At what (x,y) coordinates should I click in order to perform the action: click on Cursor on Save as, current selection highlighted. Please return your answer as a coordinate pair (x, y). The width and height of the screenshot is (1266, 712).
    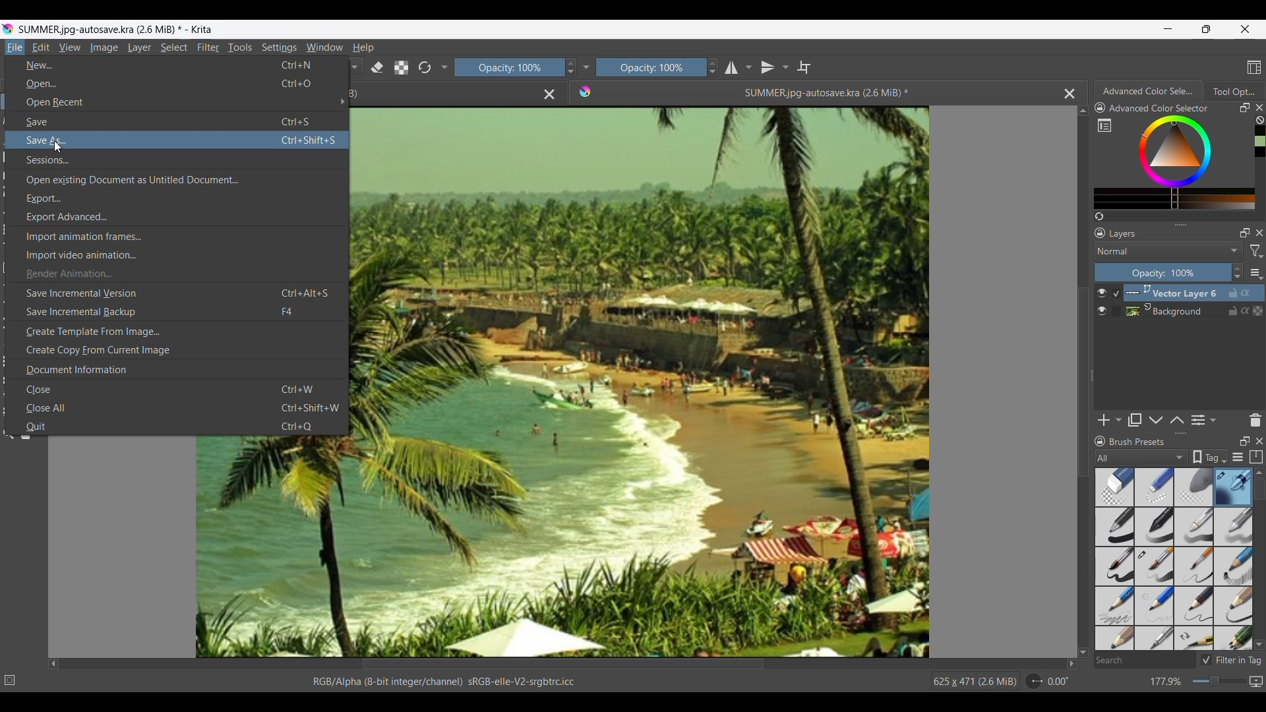
    Looking at the image, I should click on (177, 142).